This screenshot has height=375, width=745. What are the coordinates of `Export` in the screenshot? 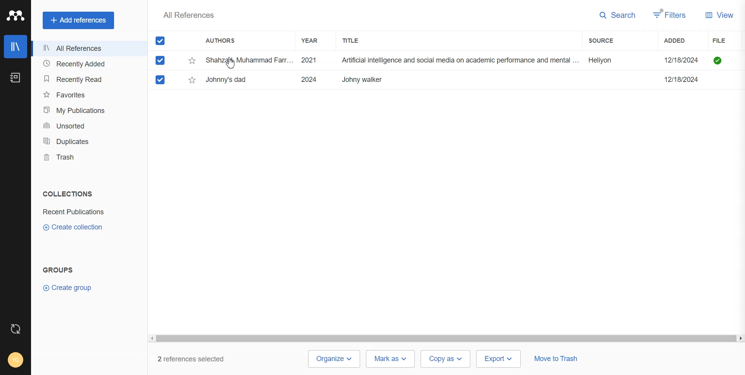 It's located at (499, 358).